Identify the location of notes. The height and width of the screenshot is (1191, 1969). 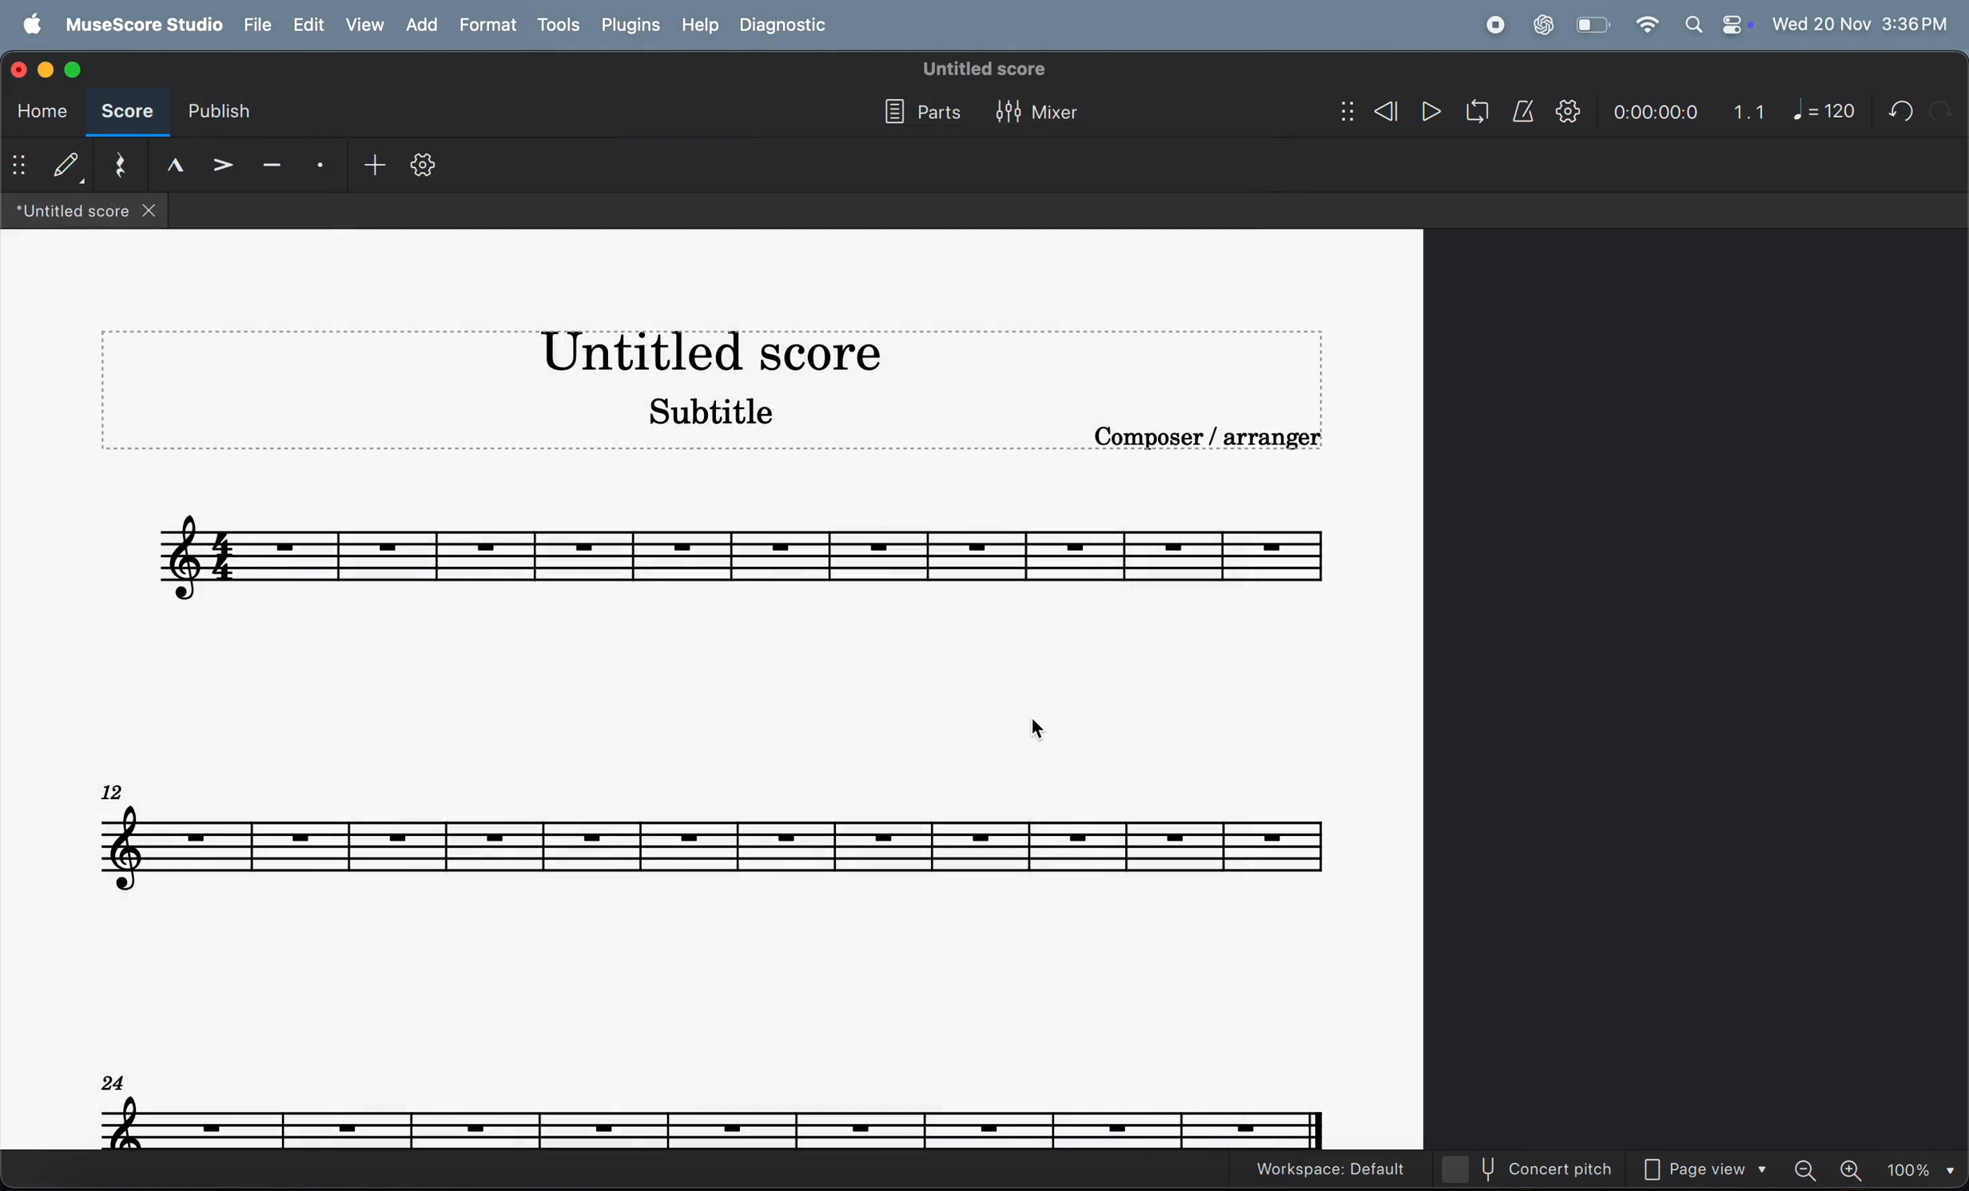
(715, 1111).